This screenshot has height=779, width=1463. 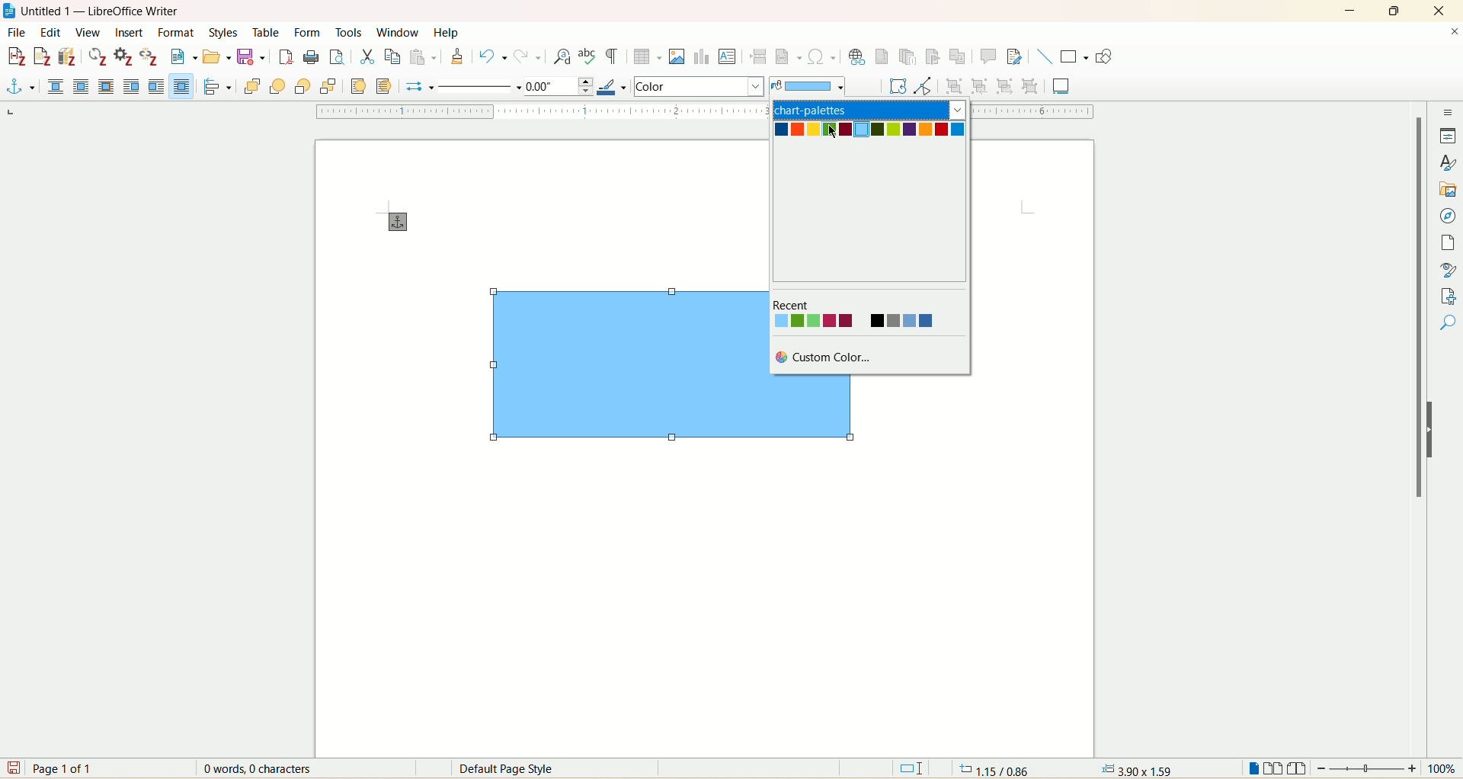 I want to click on properties, so click(x=1448, y=137).